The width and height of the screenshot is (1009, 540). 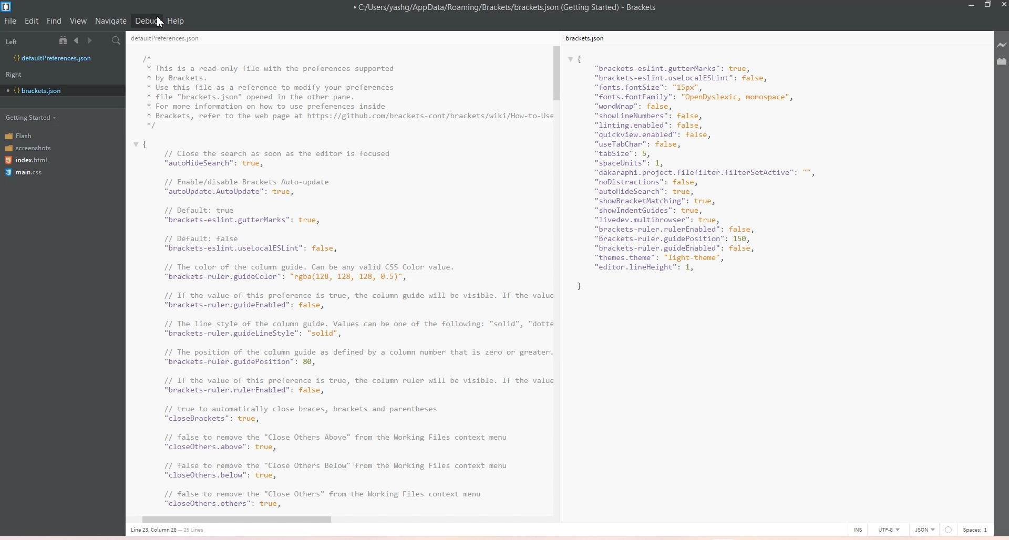 What do you see at coordinates (337, 281) in the screenshot?
I see `defaultPreferences.json

I”

* This is a read-only file with the preferences supported

* by Brackets.

* Use this file as a reference to modify your preferences

* file "brackets.json" opened in the other pane.

* For more information on how to use preferences inside

* Brackets, refer to the web page at https://github.com/brackets-cont/brackets/wiki/How-to-Us

*

vi

// Close the search as soon as the editor is focused
“autoHideSearch”: true,
// Enable/disable Brackets Auto-update
“autoUpdate. AutoUpdate”: true,
// Default: true
“brackets-eslint.gutterMarks”: true,
// Default: false
“brackets-eslint.uselocalESLint": false,
// The color of the column guide. Can be any valid CSS Color value.
“brackets-ruler.guideColor”: "rgba(128, 128, 128, 0.5)",
// Tf the value of this preference is true, the column guide will be visible. Tf the val.
“brackets-ruler.guideEnabled”: false,
// The line style of the column guide. Values can be one of the following: "solid", "dott
“brackets-ruler.guidelineStyle": "solid",
// The position of the column guide as defined by a column number that is zero or greater
“brackets-ruler.guidePosition”: 80,
// Tf the value of this preference is true, the column ruler will be visible. Tf the val.
“brackets-ruler.rulerEnabled”: false,
// true to automatically close braces, brackets and parentheses
“closeBrackets”: true,
// false to remove the "Close Others Above” from the Working Files context menu
“closeOthers.above”: true,
// false to remove the "Close Others Below” from the Working Files context menu
“closeOthers.below": true,
// false to remove the "Close Others” from the Working Files context menu
“closeOthers.others”: true,` at bounding box center [337, 281].